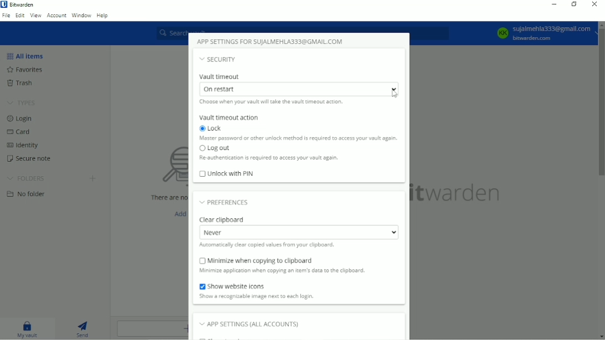 The height and width of the screenshot is (340, 605). I want to click on KK , so click(503, 33).